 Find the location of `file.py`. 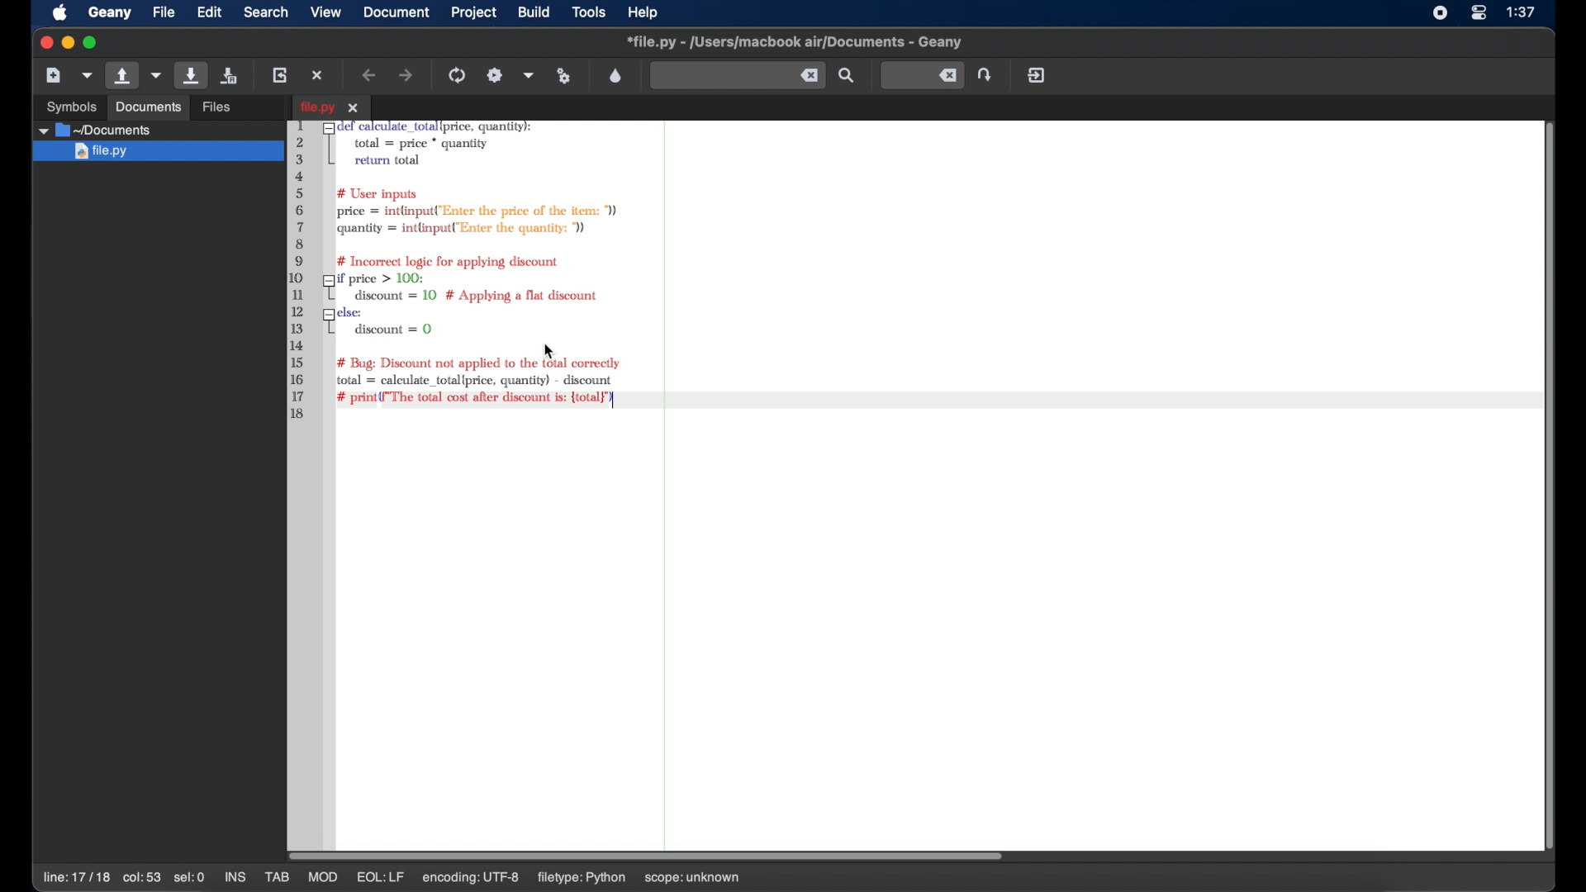

file.py is located at coordinates (331, 107).